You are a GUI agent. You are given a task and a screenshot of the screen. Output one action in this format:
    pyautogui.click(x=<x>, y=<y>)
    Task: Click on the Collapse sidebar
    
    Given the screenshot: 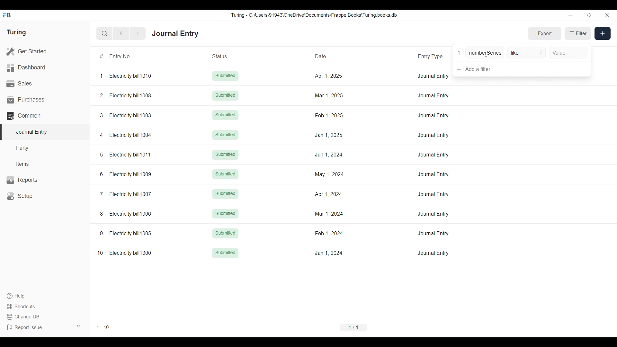 What is the action you would take?
    pyautogui.click(x=79, y=326)
    